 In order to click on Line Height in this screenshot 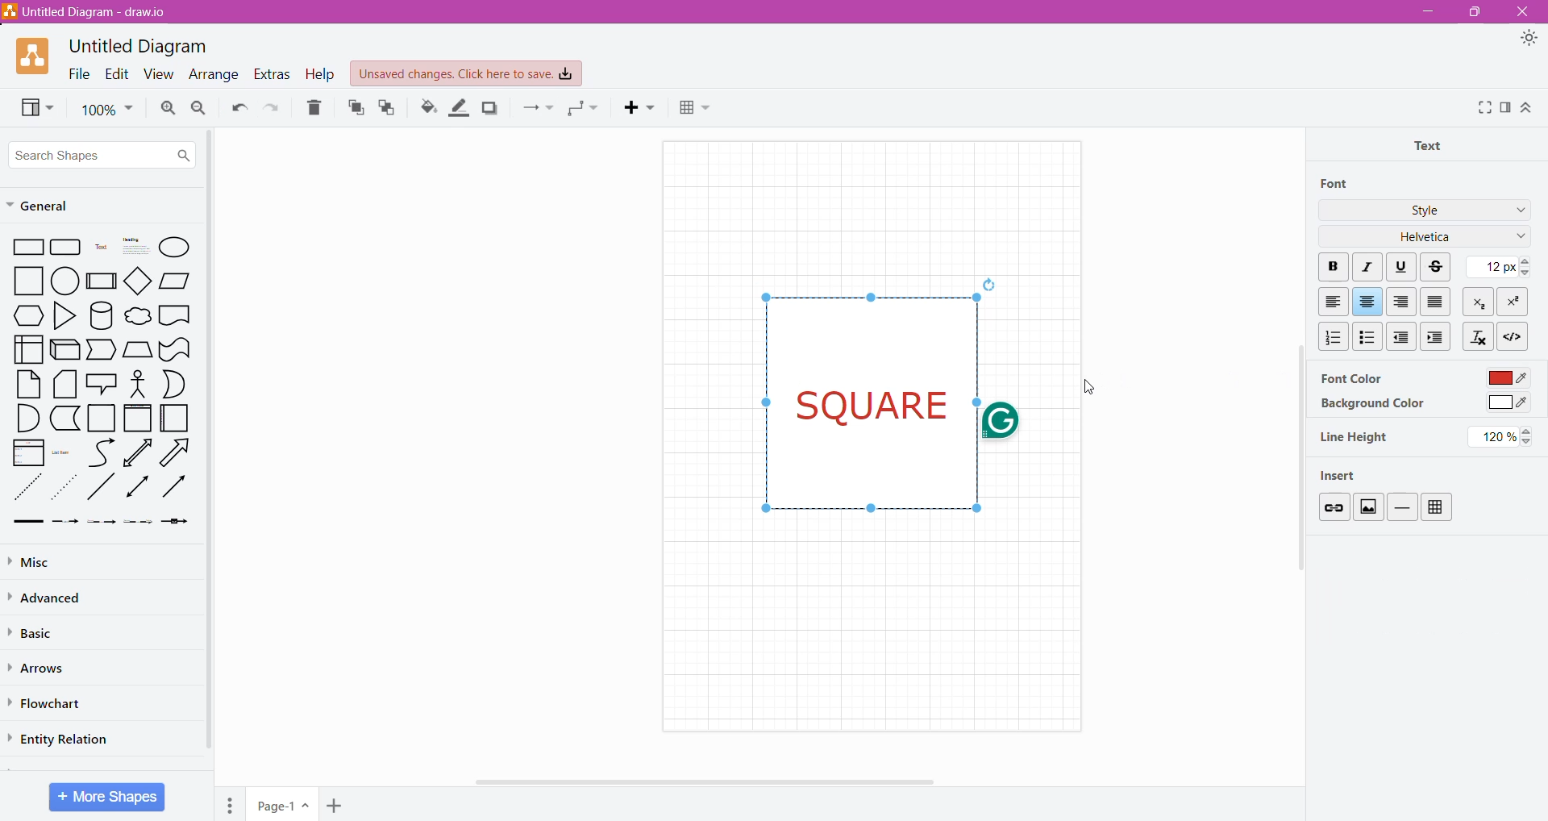, I will do `click(1355, 437)`.